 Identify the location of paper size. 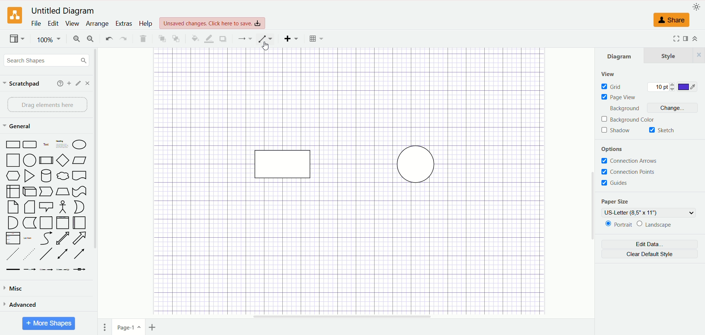
(616, 201).